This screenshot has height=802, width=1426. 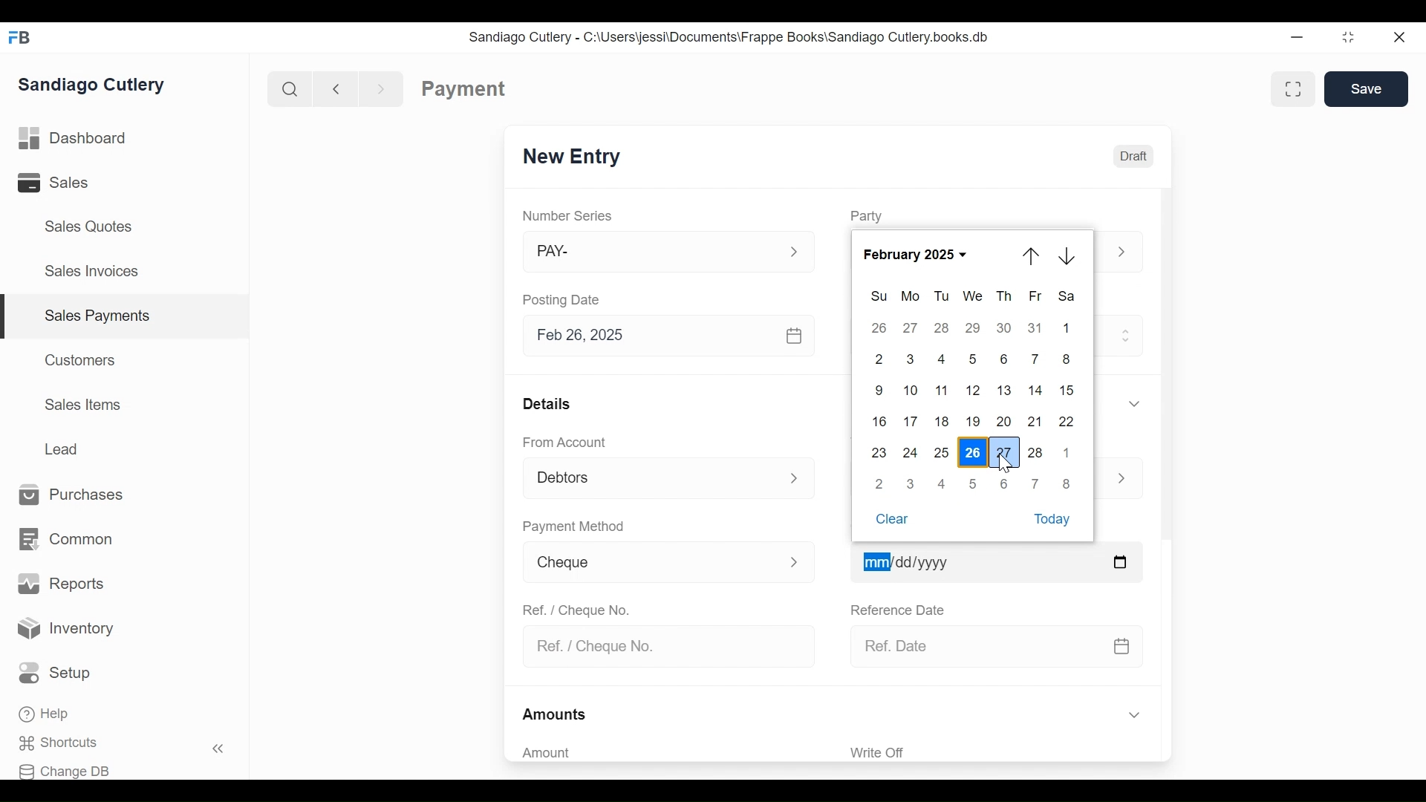 I want to click on 23, so click(x=881, y=451).